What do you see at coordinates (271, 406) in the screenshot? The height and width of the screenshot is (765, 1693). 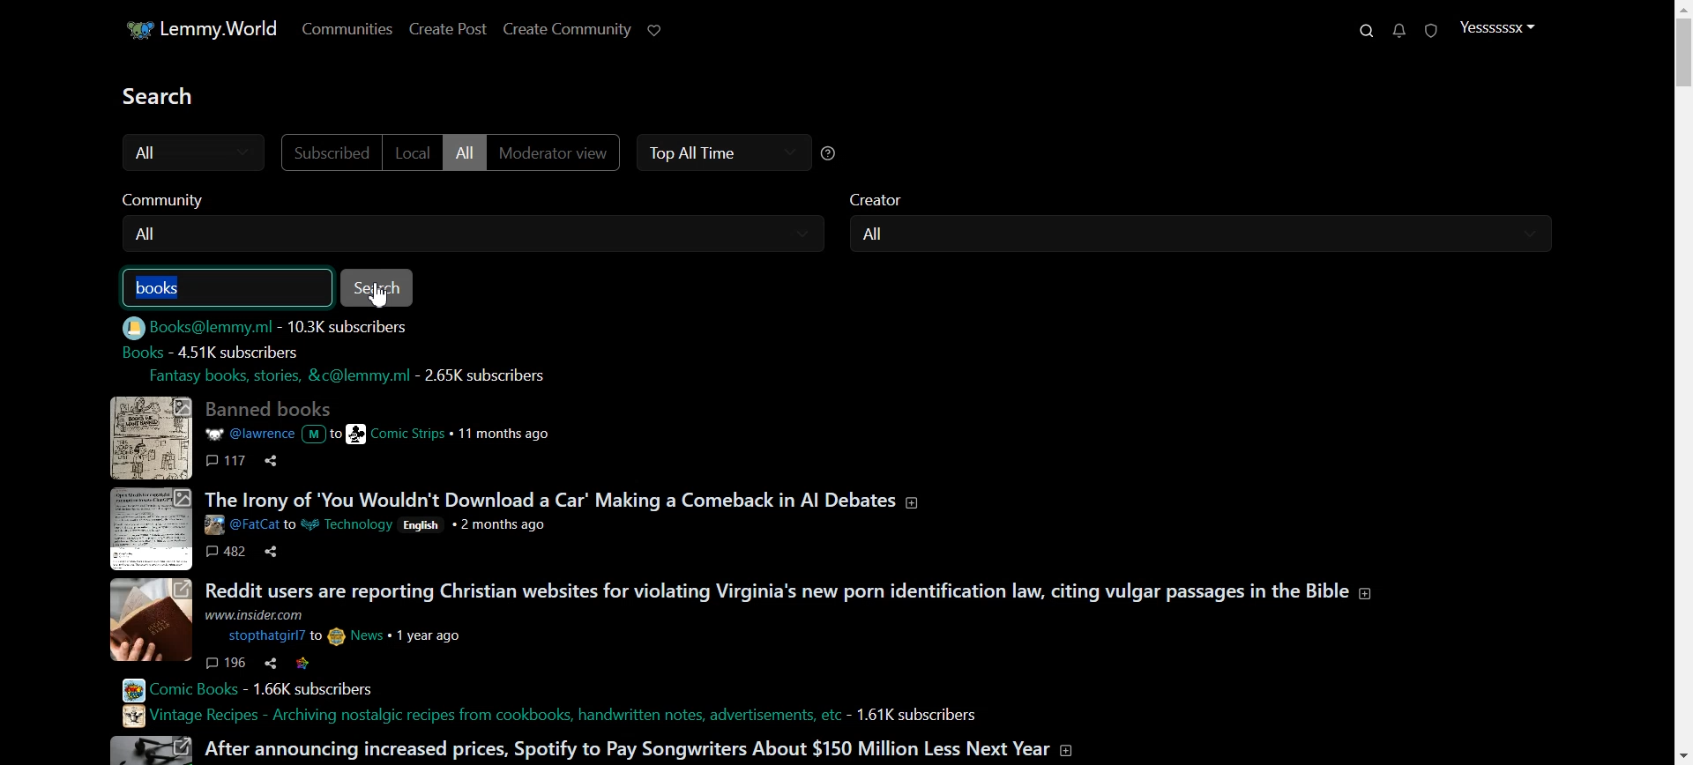 I see `post` at bounding box center [271, 406].